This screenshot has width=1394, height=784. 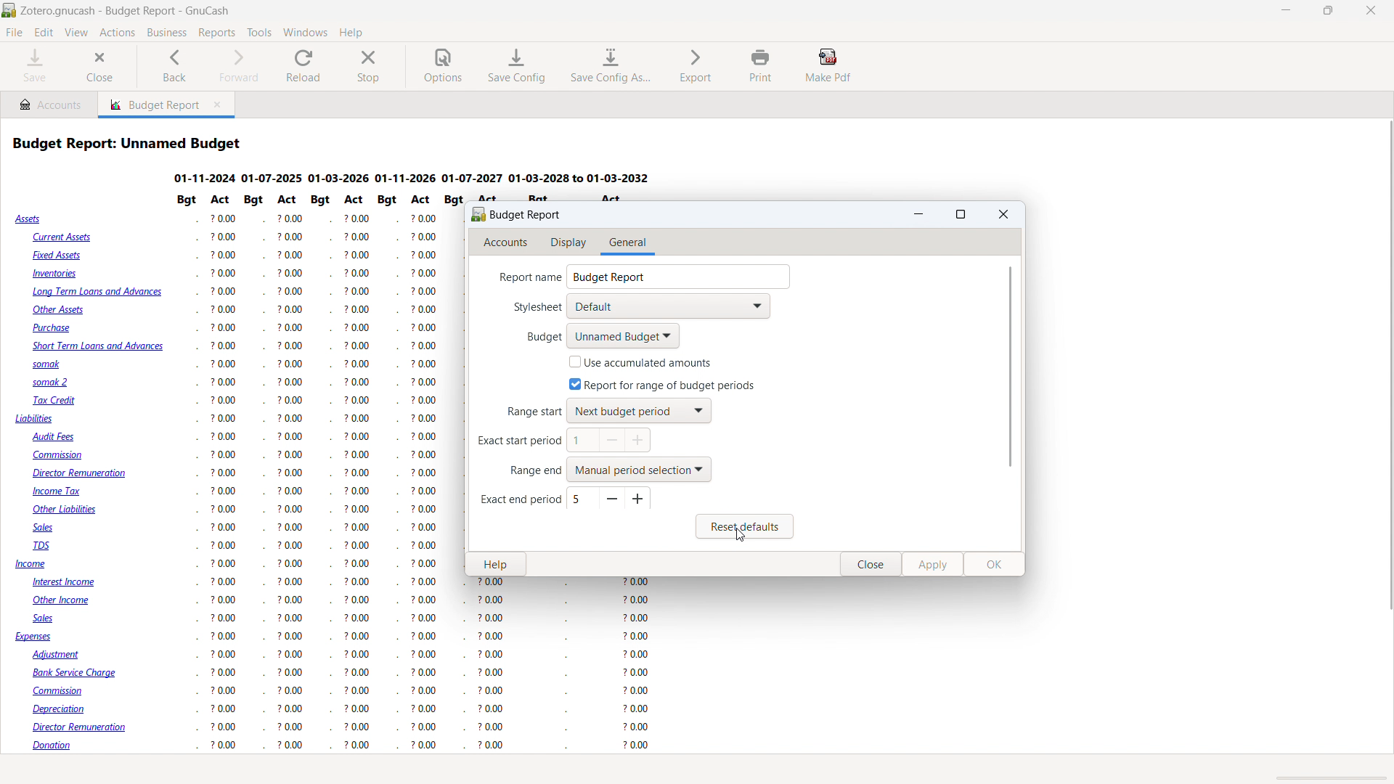 What do you see at coordinates (661, 384) in the screenshot?
I see `report for range of budget periods` at bounding box center [661, 384].